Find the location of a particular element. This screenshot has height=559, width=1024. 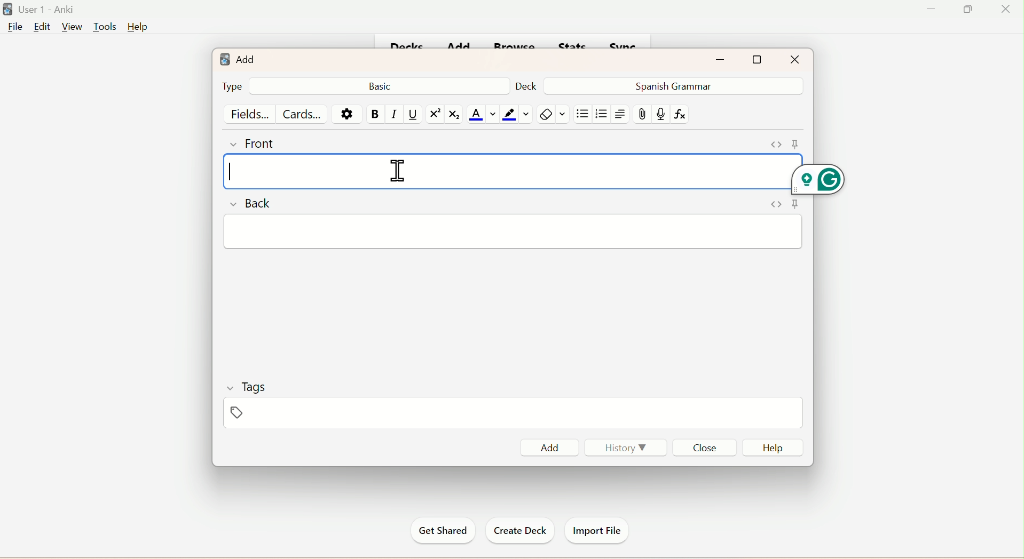

Edit is located at coordinates (41, 27).